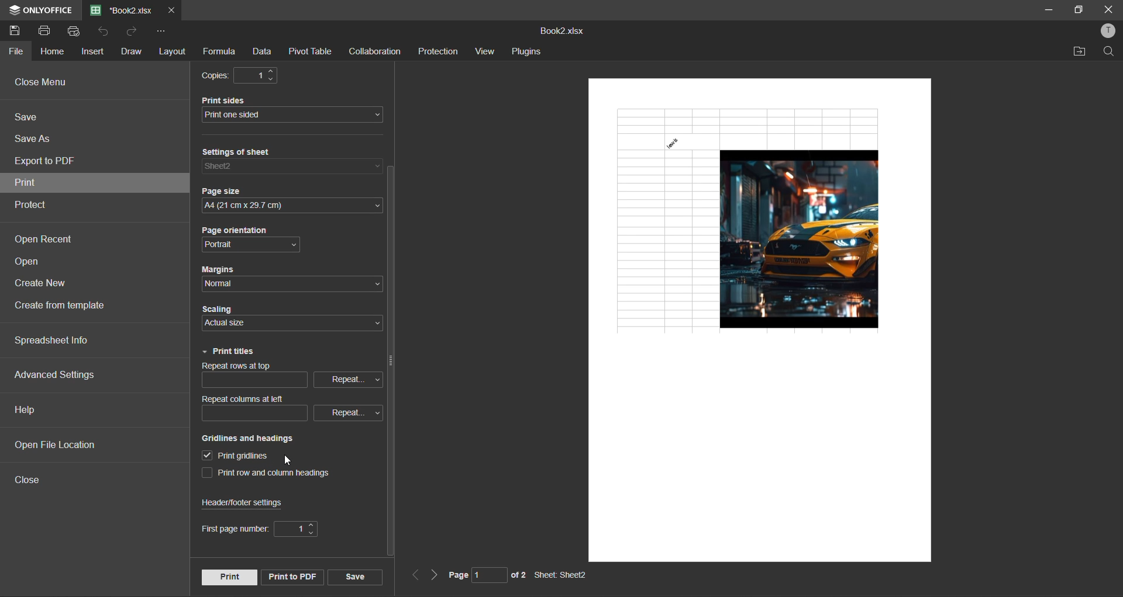  I want to click on actual size, so click(230, 325).